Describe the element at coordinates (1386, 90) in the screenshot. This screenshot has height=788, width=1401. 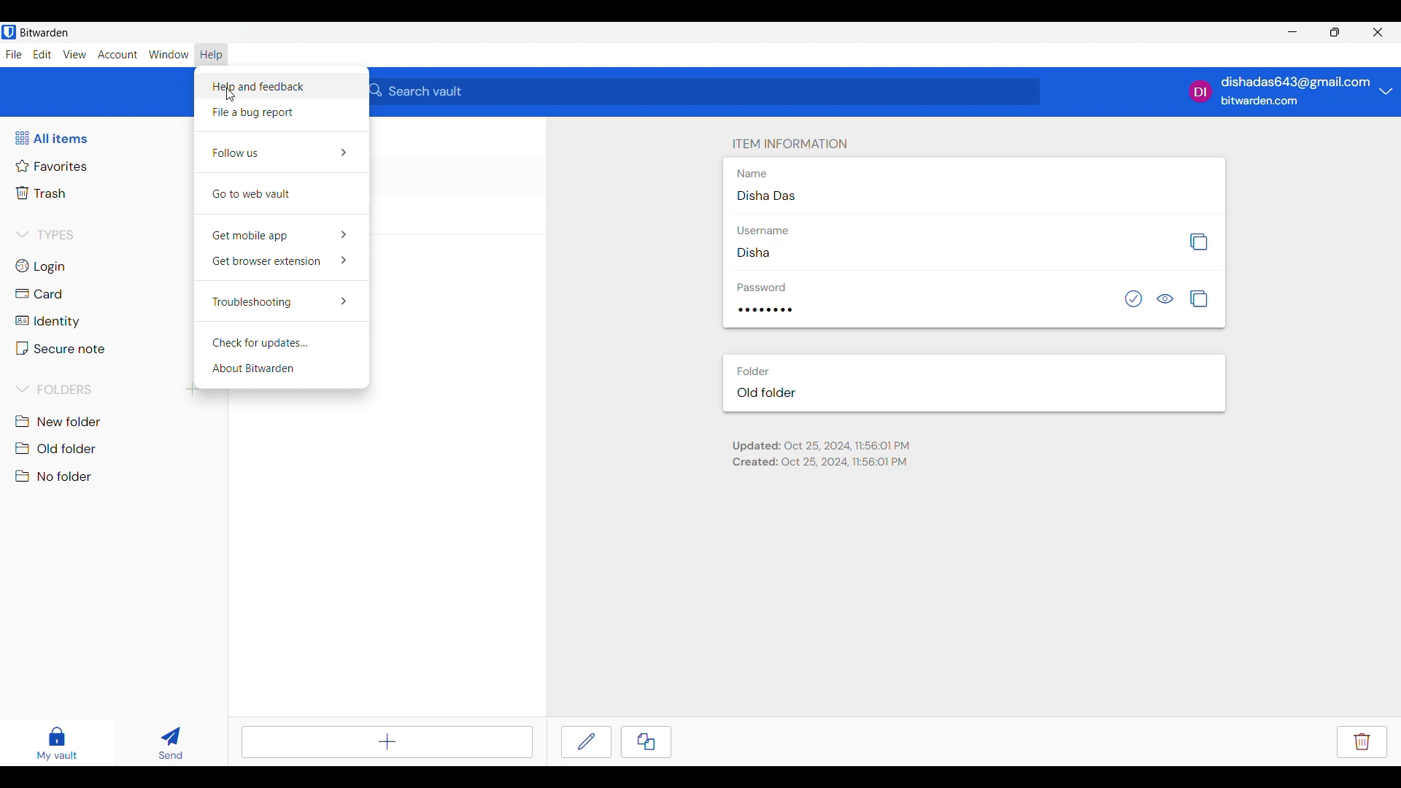
I see `Current account details` at that location.